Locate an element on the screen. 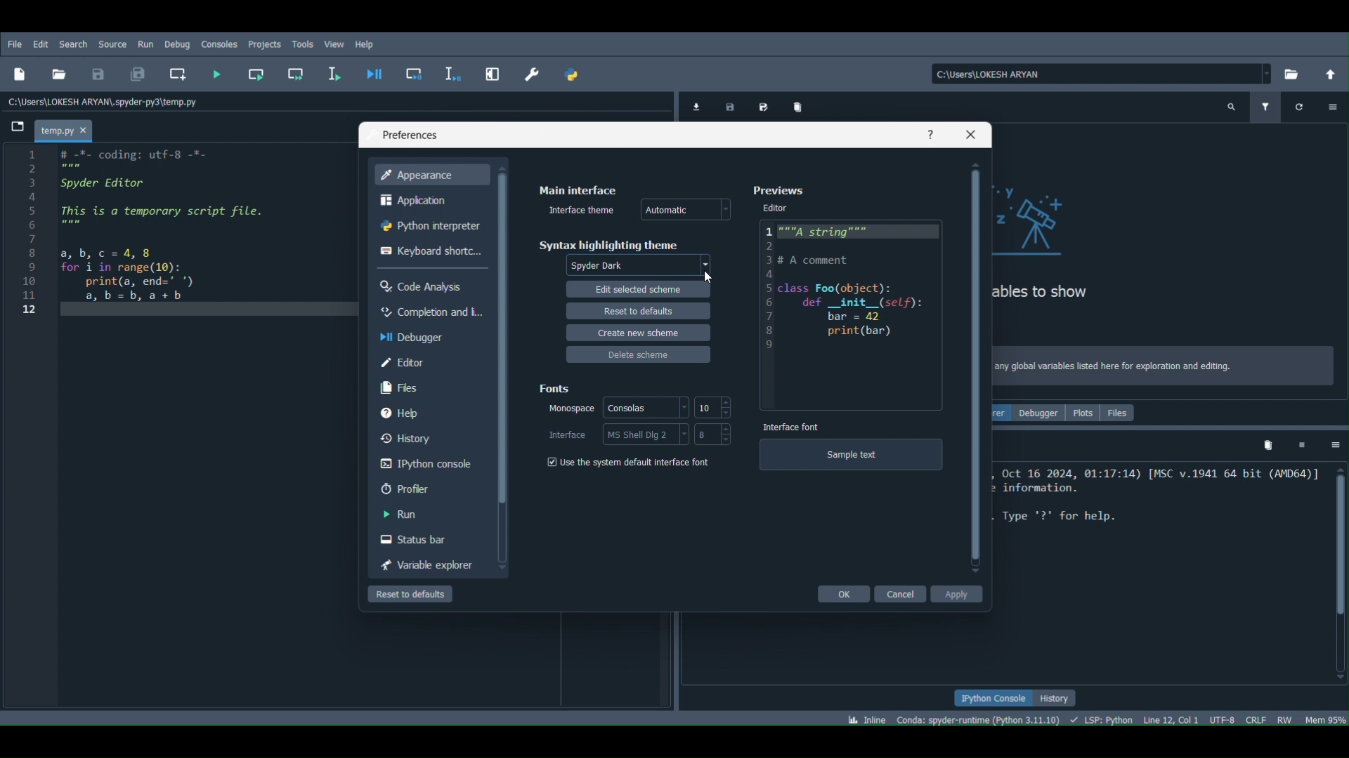 Image resolution: width=1349 pixels, height=758 pixels. Filter variables is located at coordinates (1270, 108).